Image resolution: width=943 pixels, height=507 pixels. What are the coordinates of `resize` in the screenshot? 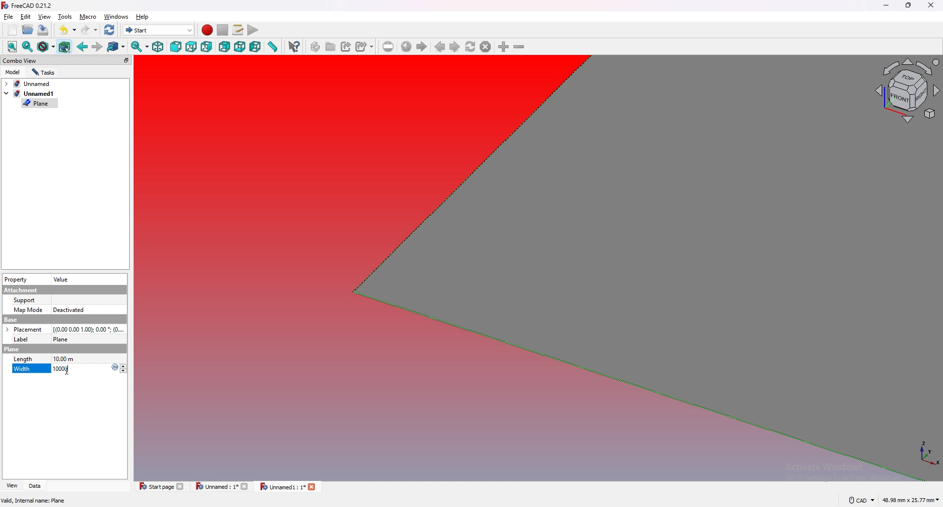 It's located at (909, 5).